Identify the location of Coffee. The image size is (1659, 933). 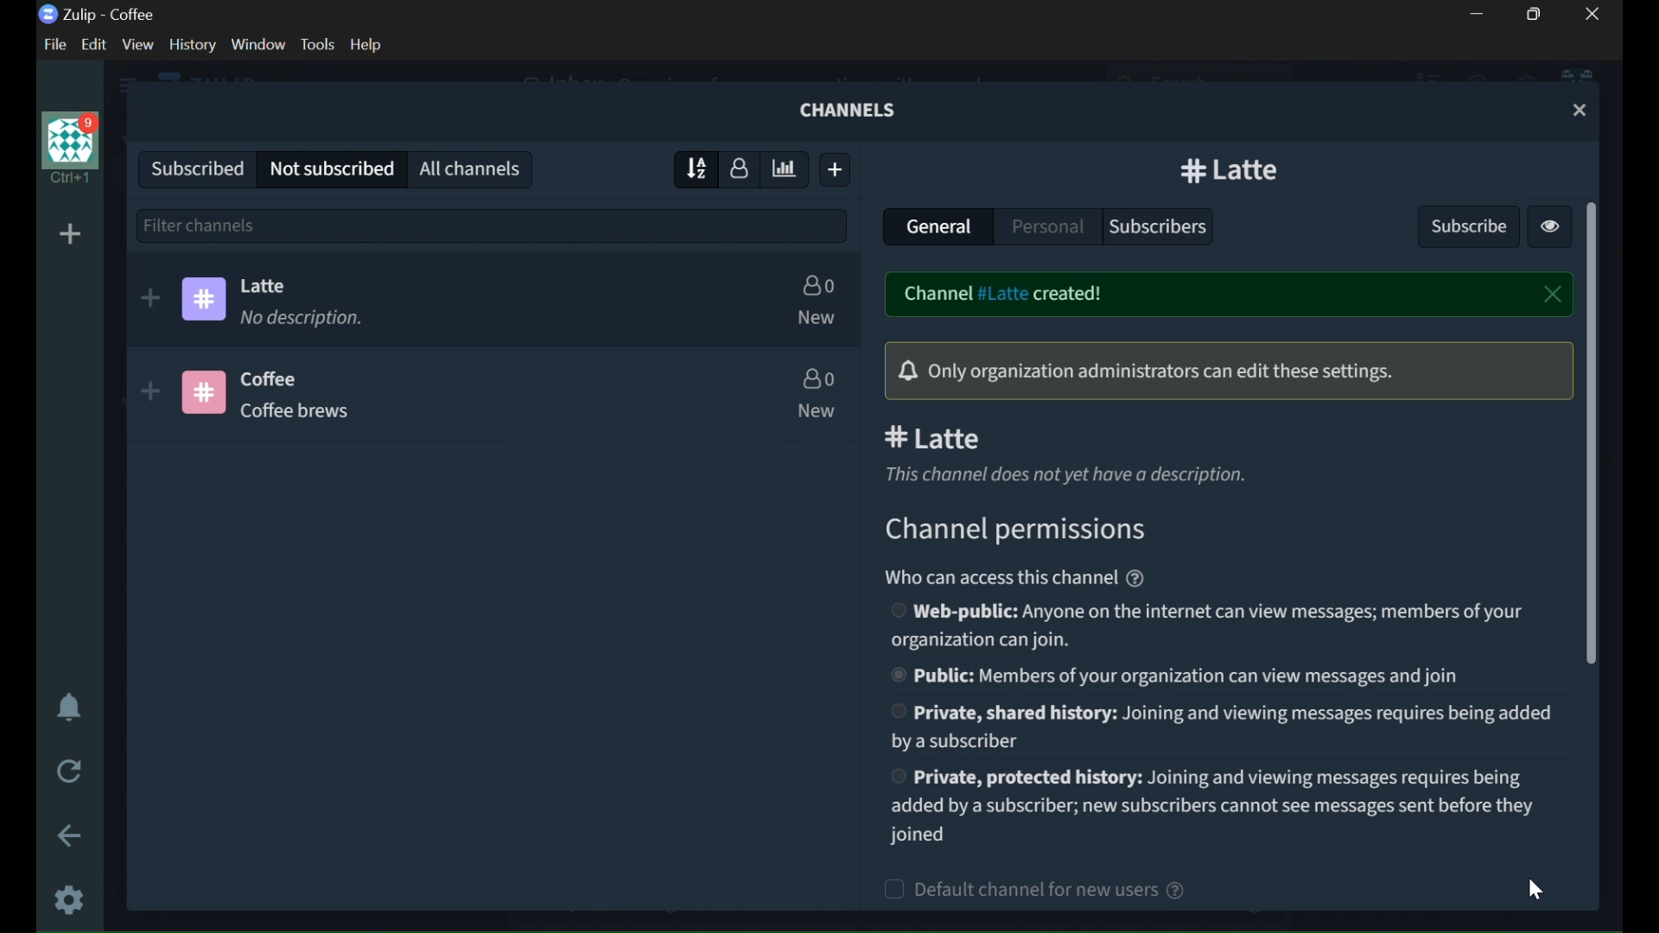
(276, 380).